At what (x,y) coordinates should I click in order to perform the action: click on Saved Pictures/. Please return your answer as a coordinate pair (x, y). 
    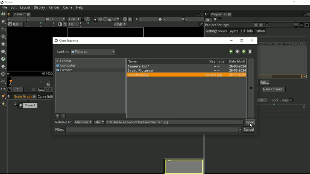
    Looking at the image, I should click on (141, 70).